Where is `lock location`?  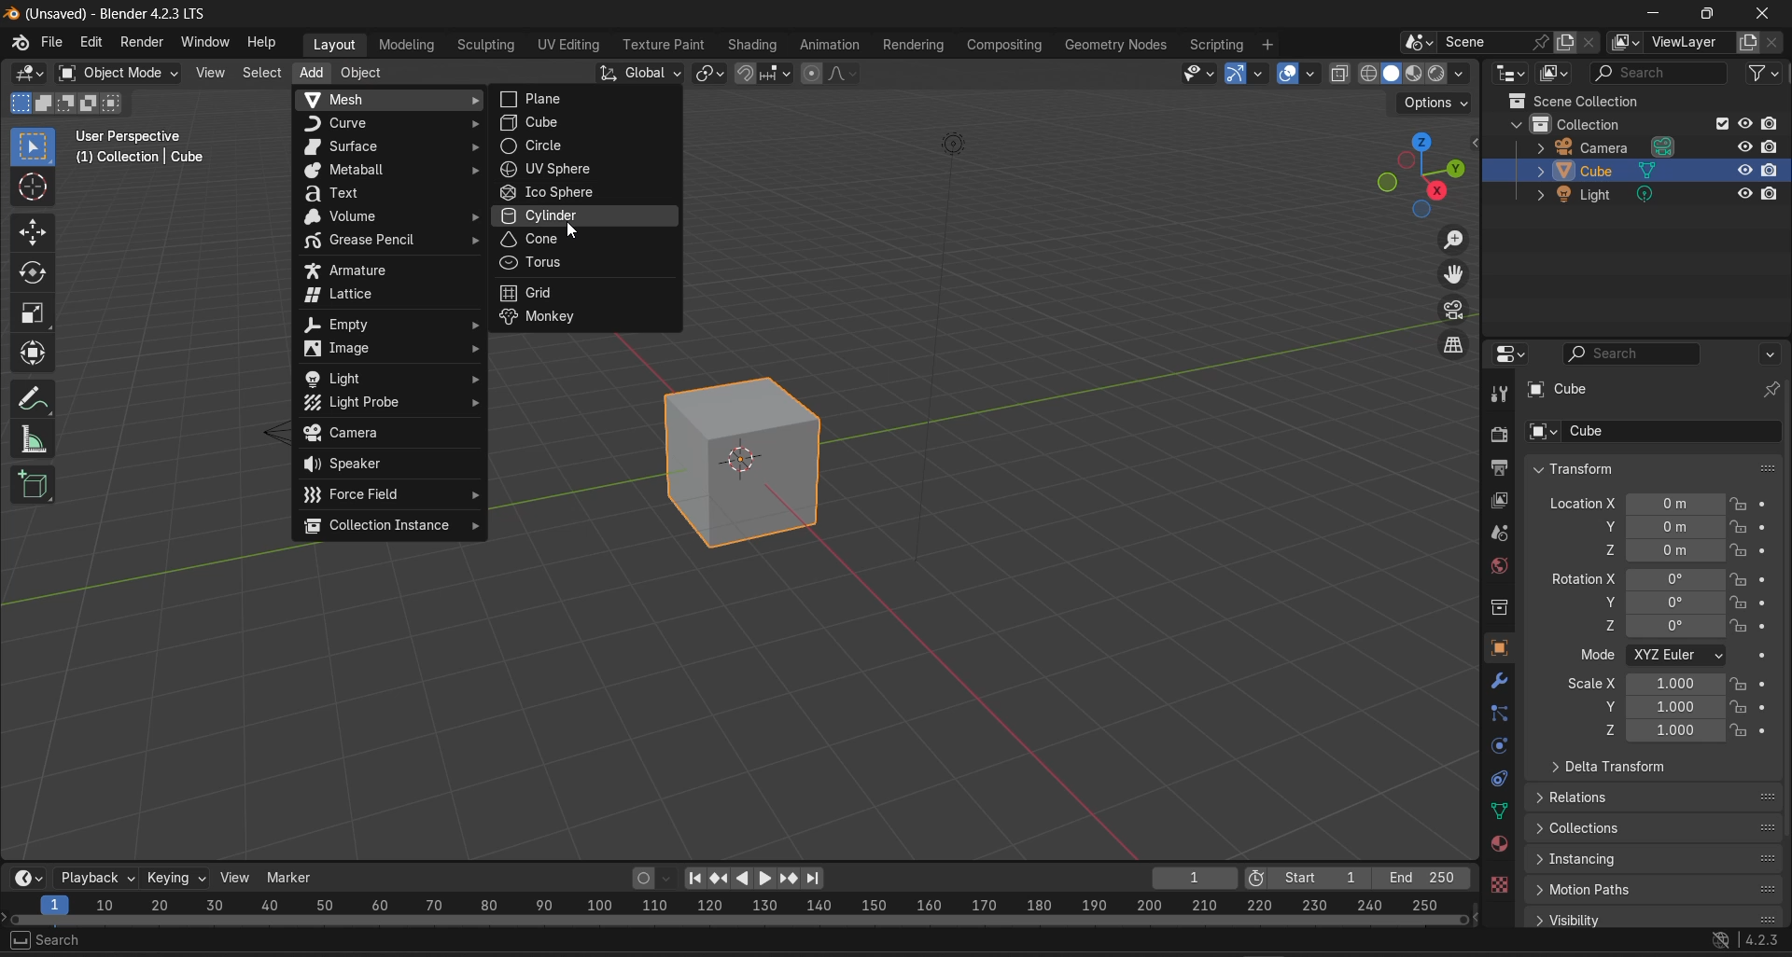
lock location is located at coordinates (1739, 527).